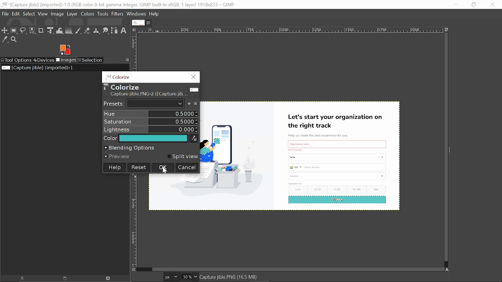 The width and height of the screenshot is (502, 282). What do you see at coordinates (134, 51) in the screenshot?
I see `vertical label` at bounding box center [134, 51].